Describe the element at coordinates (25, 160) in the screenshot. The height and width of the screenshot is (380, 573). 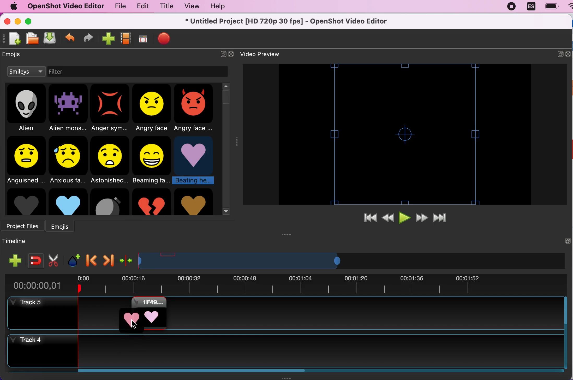
I see `anguished` at that location.